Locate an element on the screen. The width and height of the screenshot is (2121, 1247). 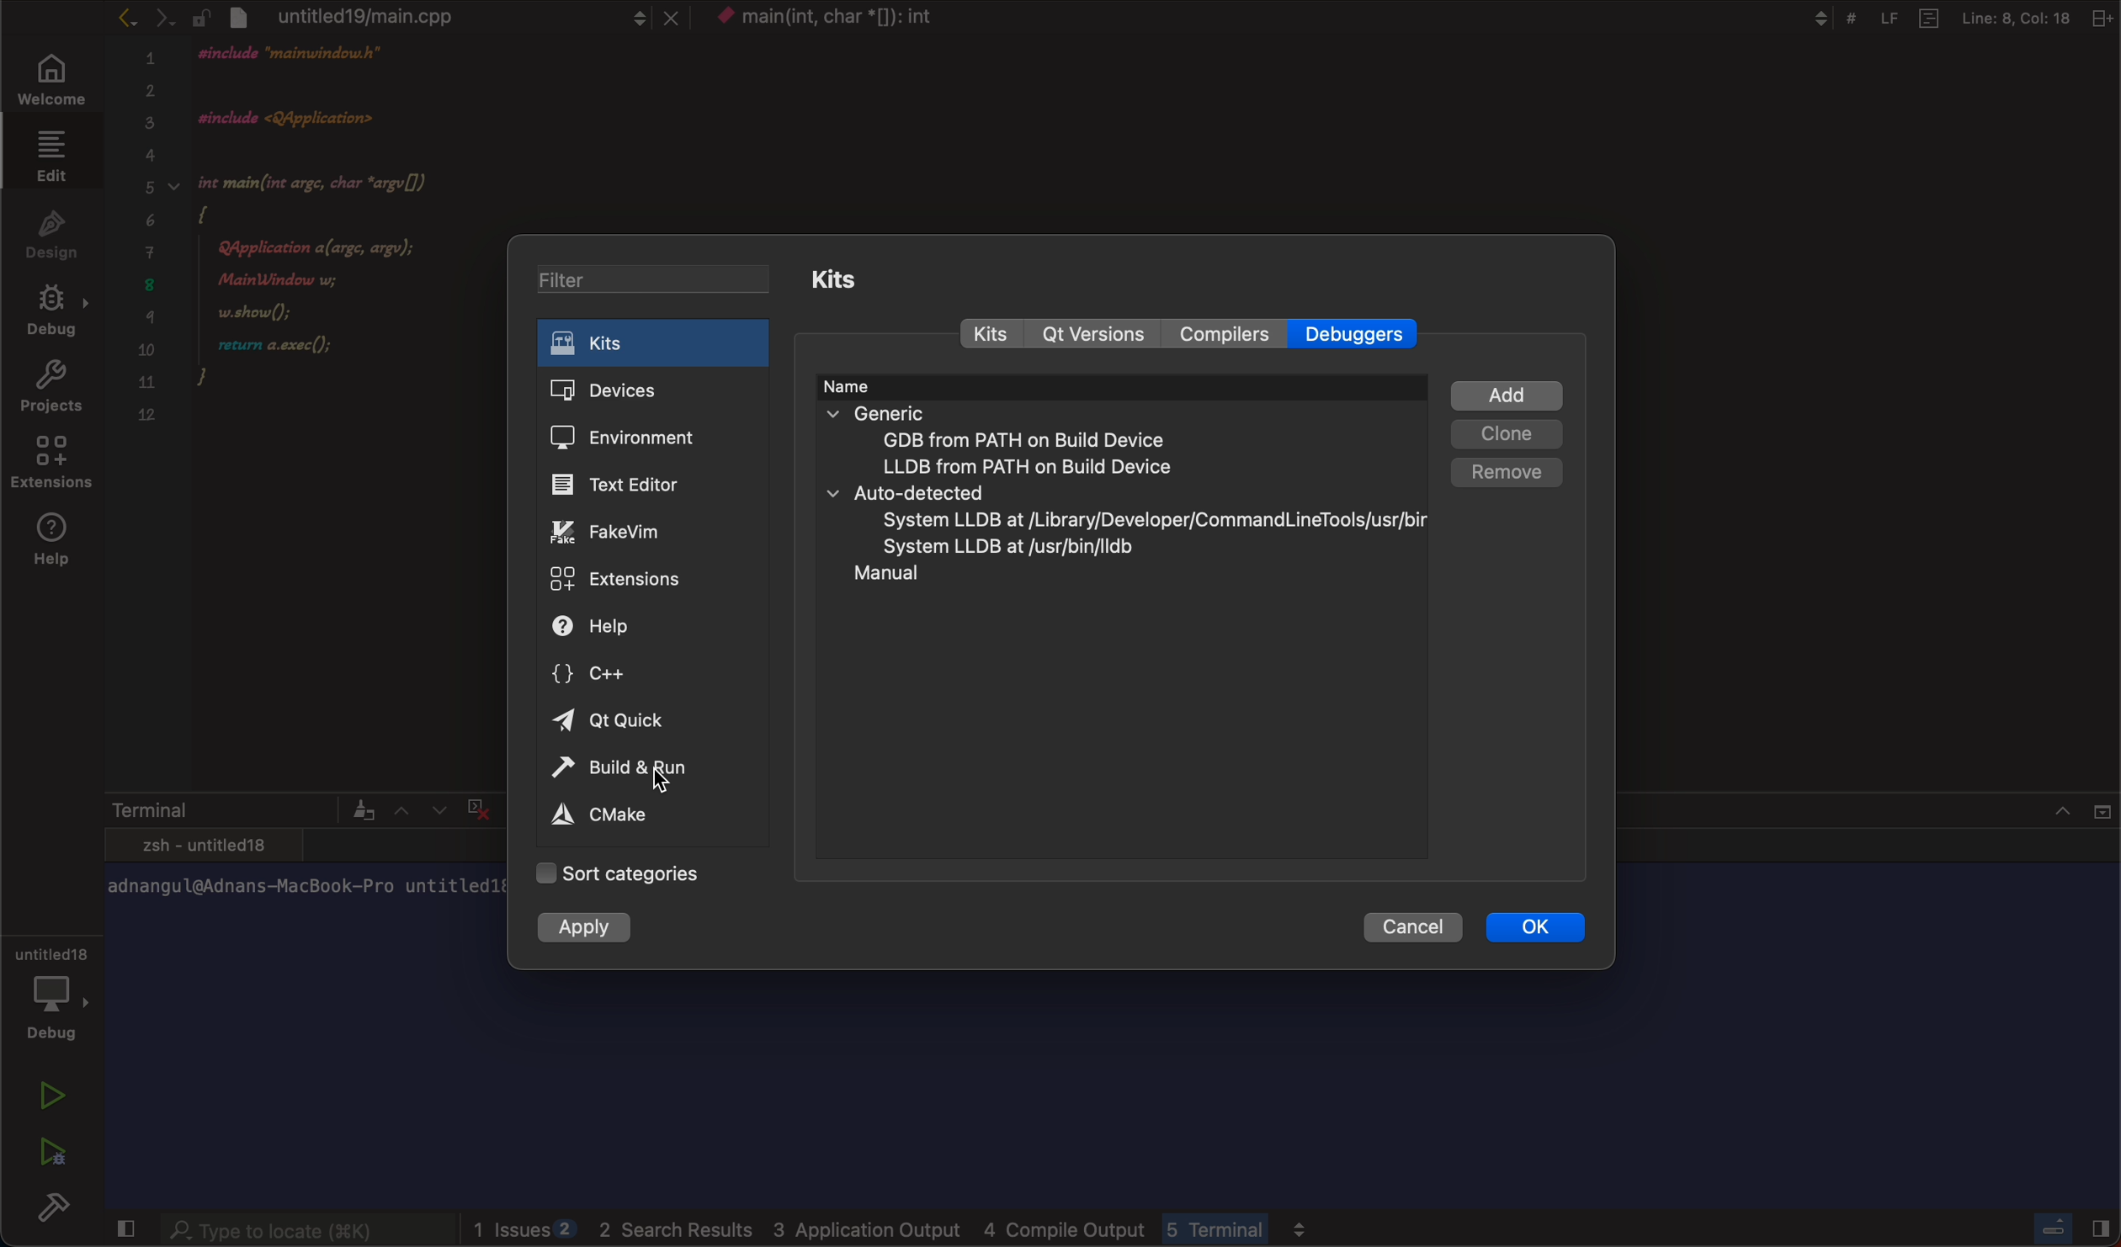
add is located at coordinates (1513, 390).